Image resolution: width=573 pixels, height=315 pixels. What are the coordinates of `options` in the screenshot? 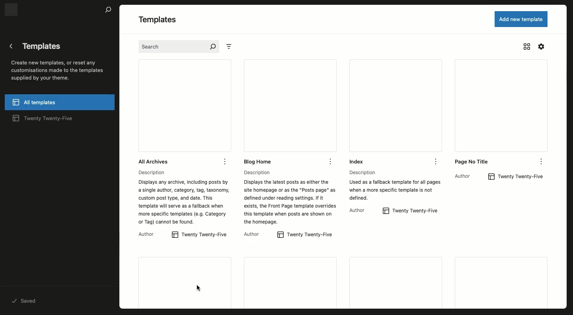 It's located at (437, 162).